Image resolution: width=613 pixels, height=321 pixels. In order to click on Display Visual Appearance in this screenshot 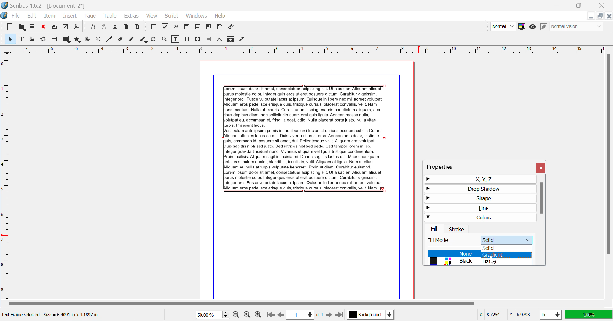, I will do `click(577, 26)`.